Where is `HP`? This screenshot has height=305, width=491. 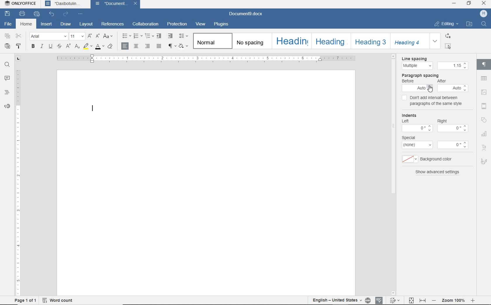 HP is located at coordinates (483, 14).